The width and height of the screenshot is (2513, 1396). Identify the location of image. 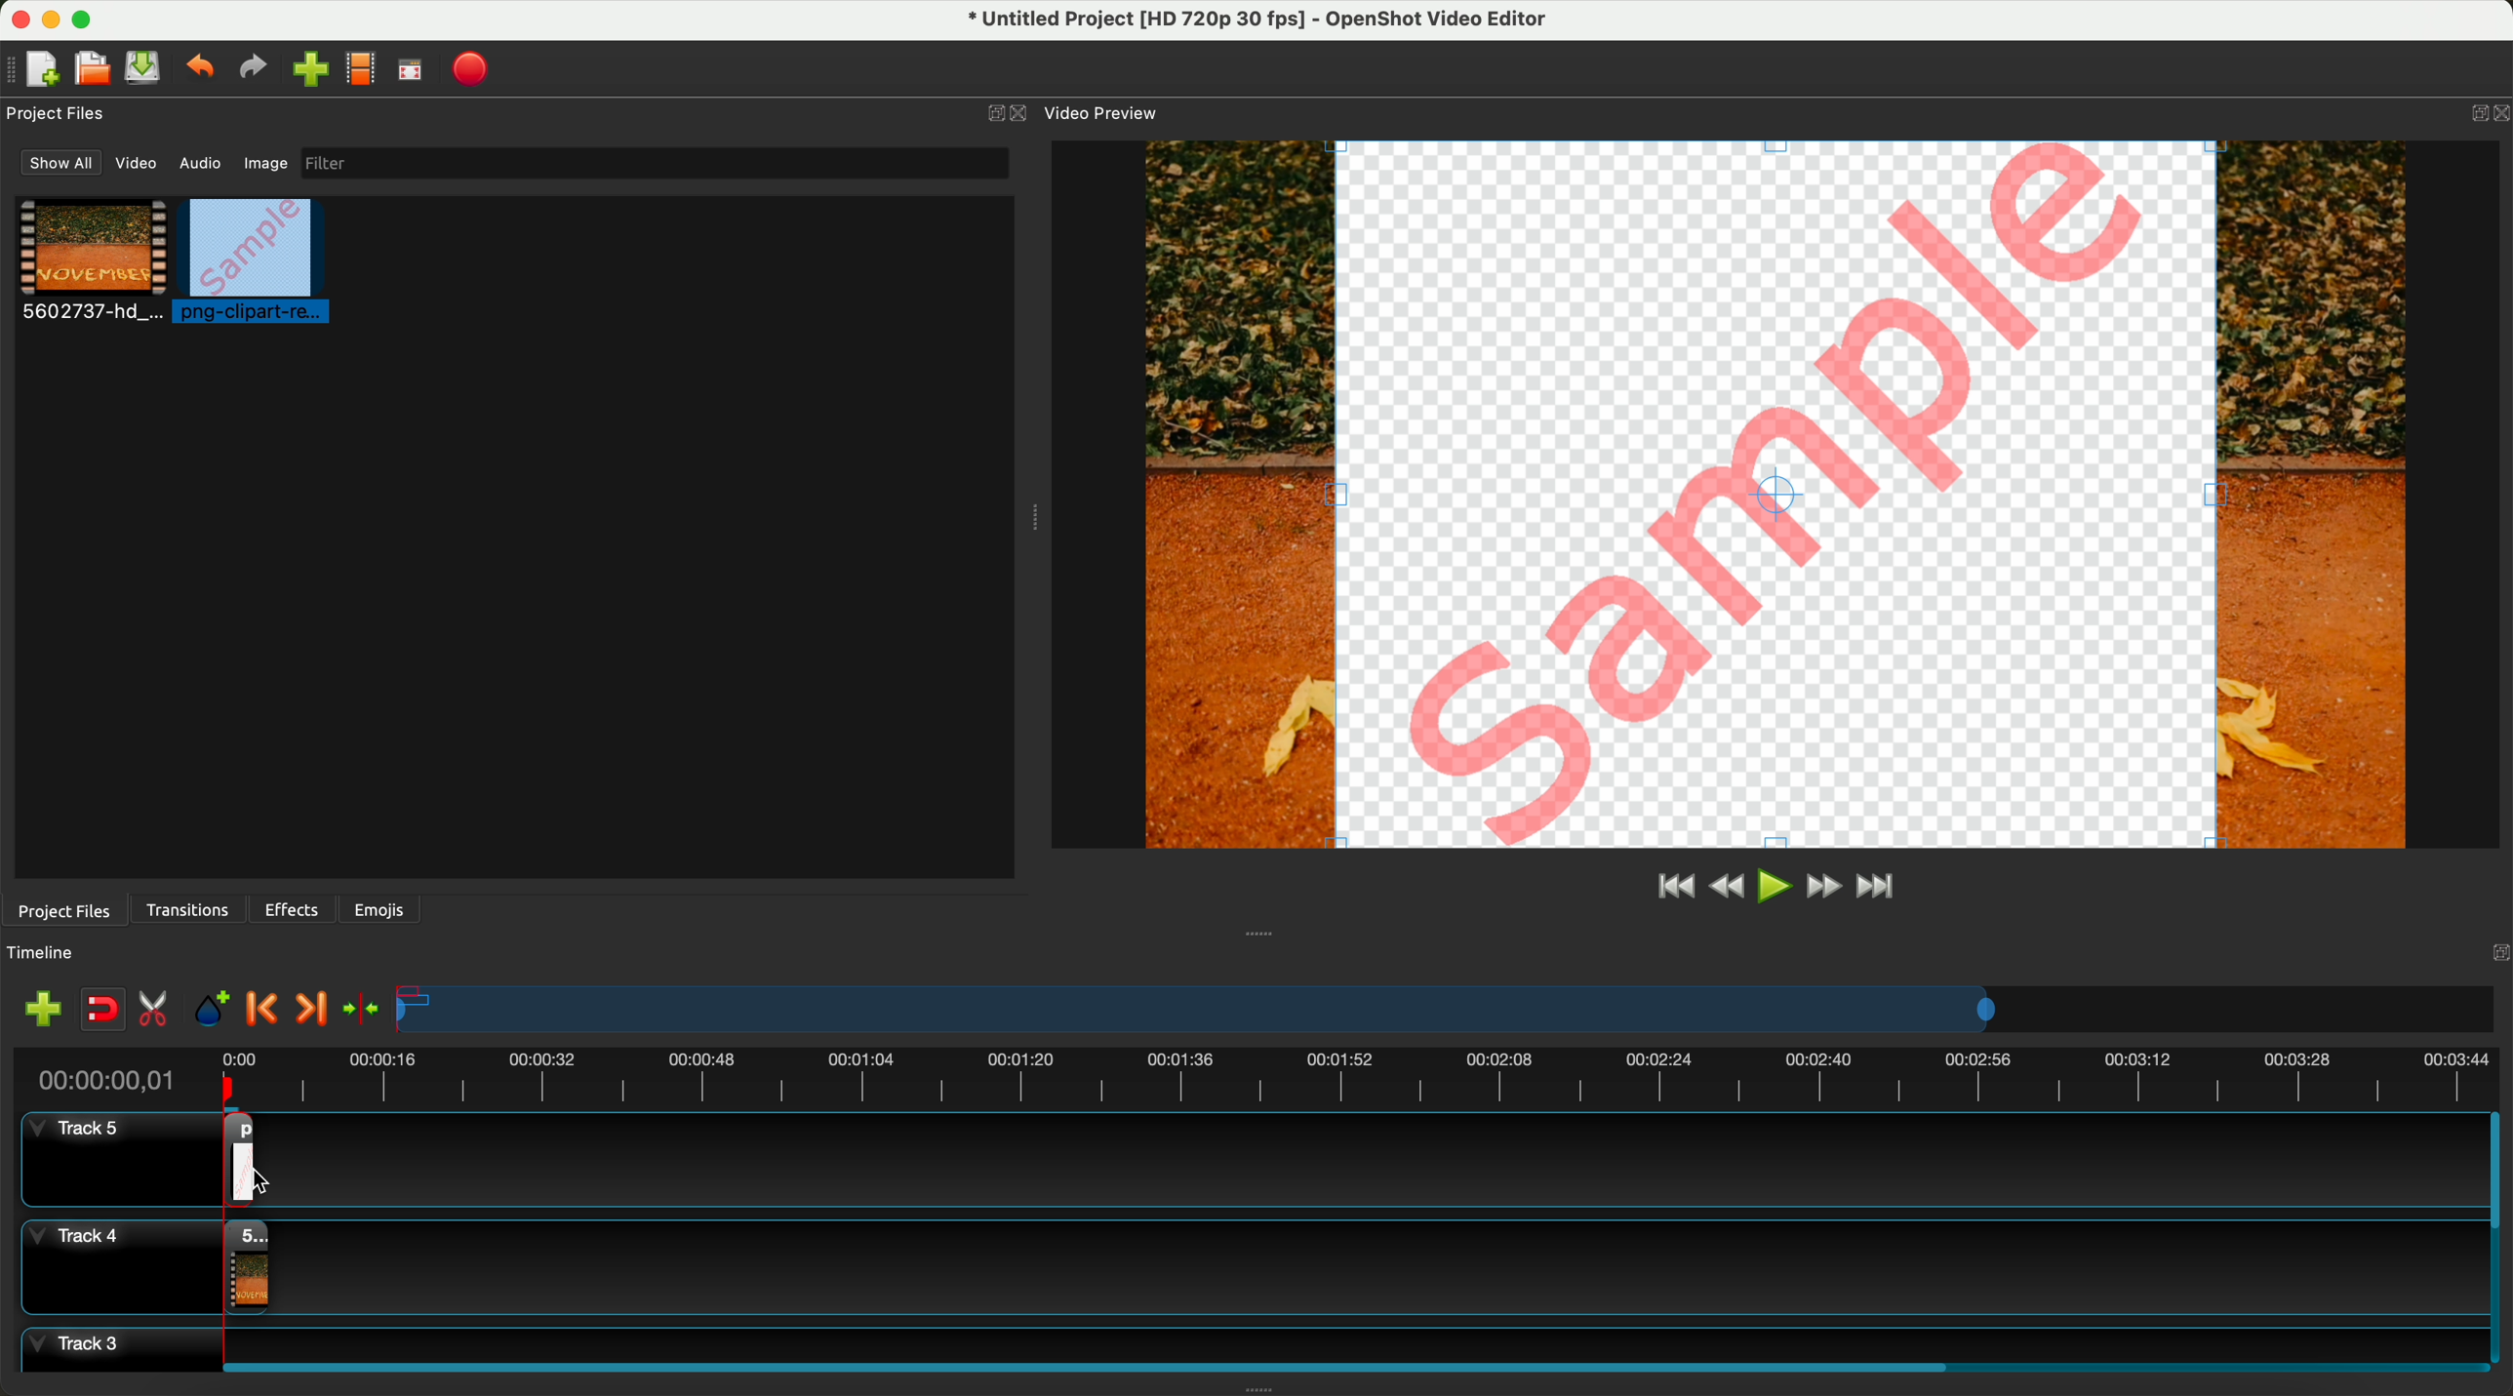
(262, 166).